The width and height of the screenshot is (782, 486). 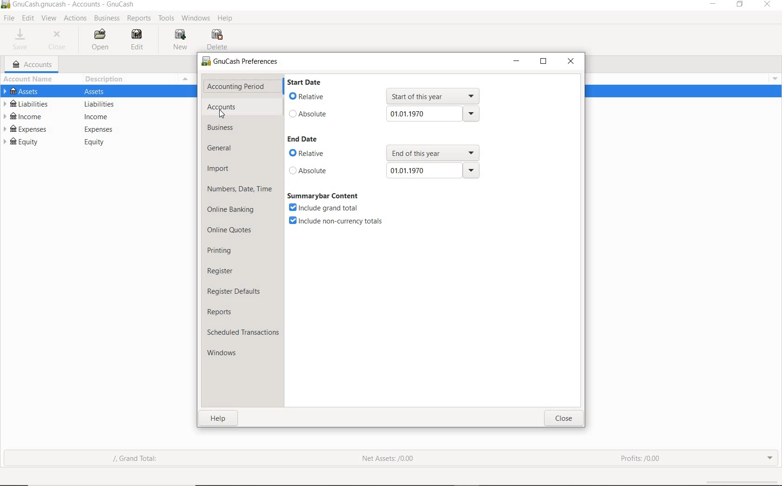 I want to click on EQUITY, so click(x=22, y=143).